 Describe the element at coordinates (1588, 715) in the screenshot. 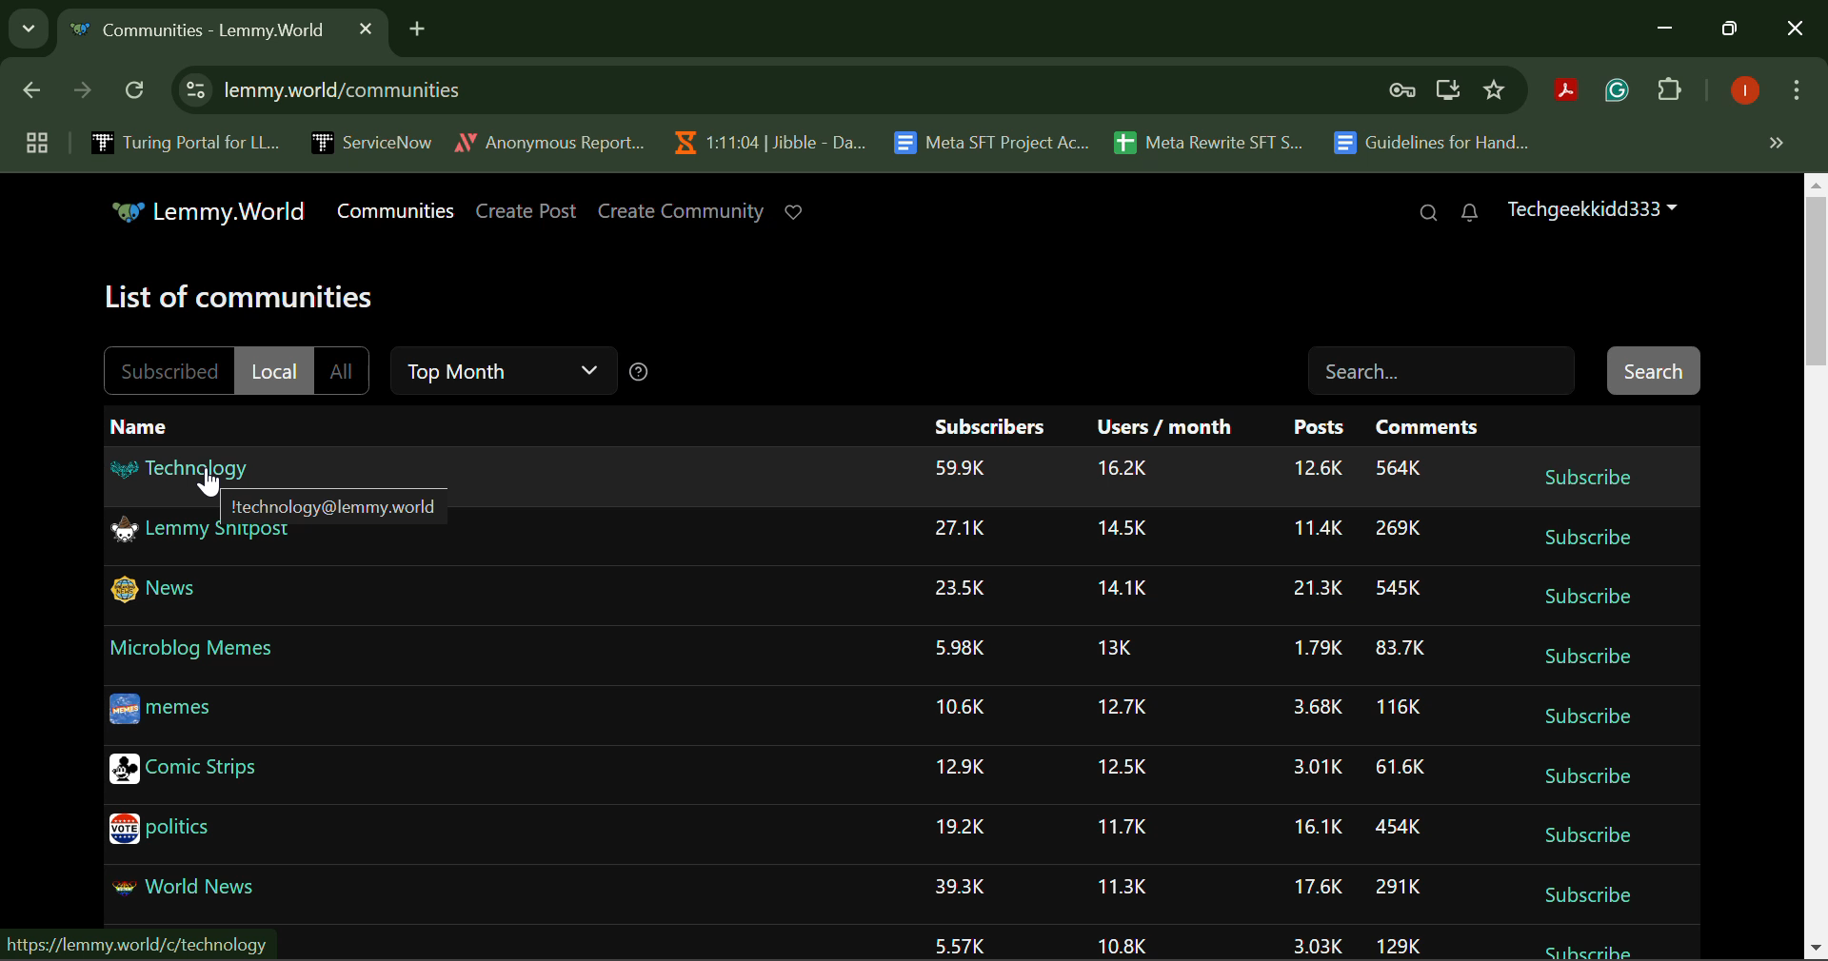

I see `Subscribe Button` at that location.